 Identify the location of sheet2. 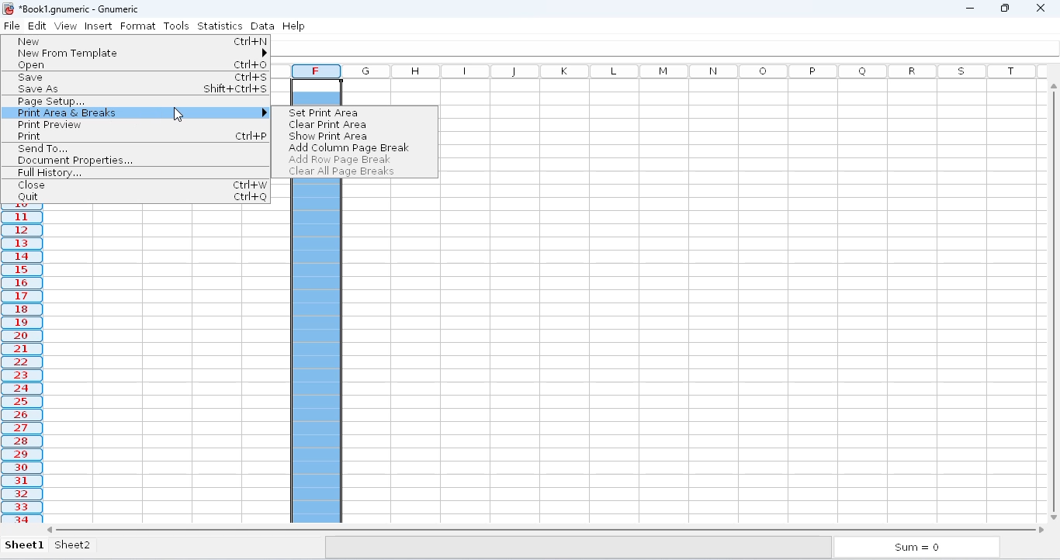
(85, 548).